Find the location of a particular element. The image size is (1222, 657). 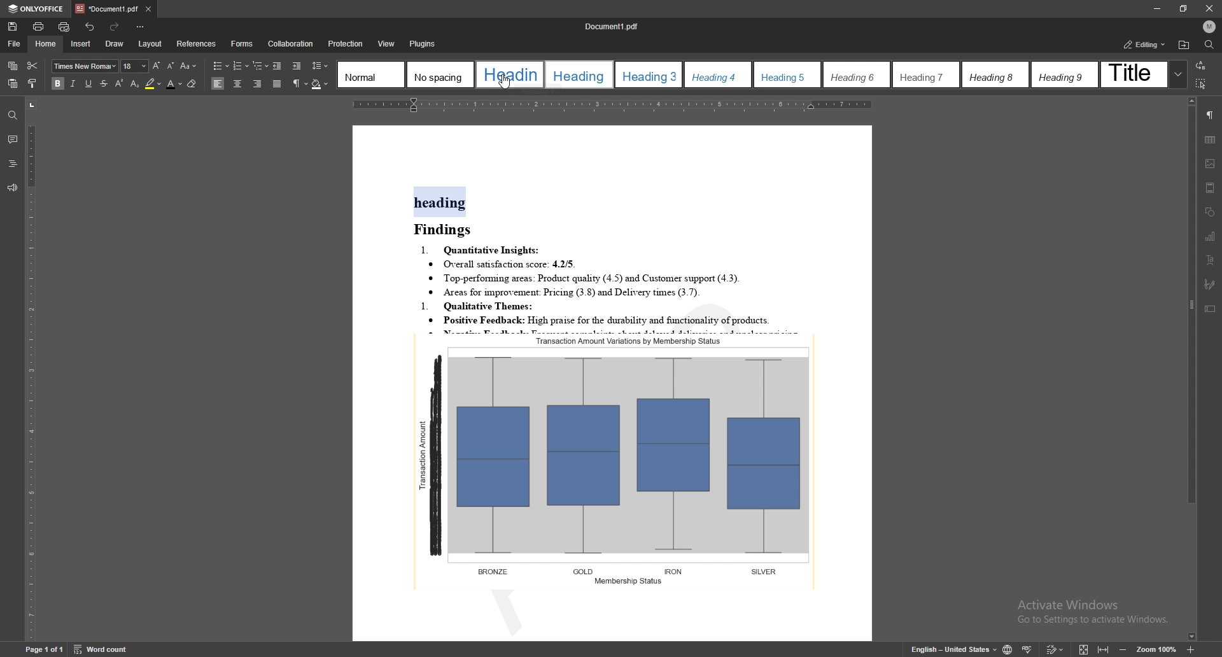

® Overall satisfaction score: 4.2/5. is located at coordinates (503, 264).